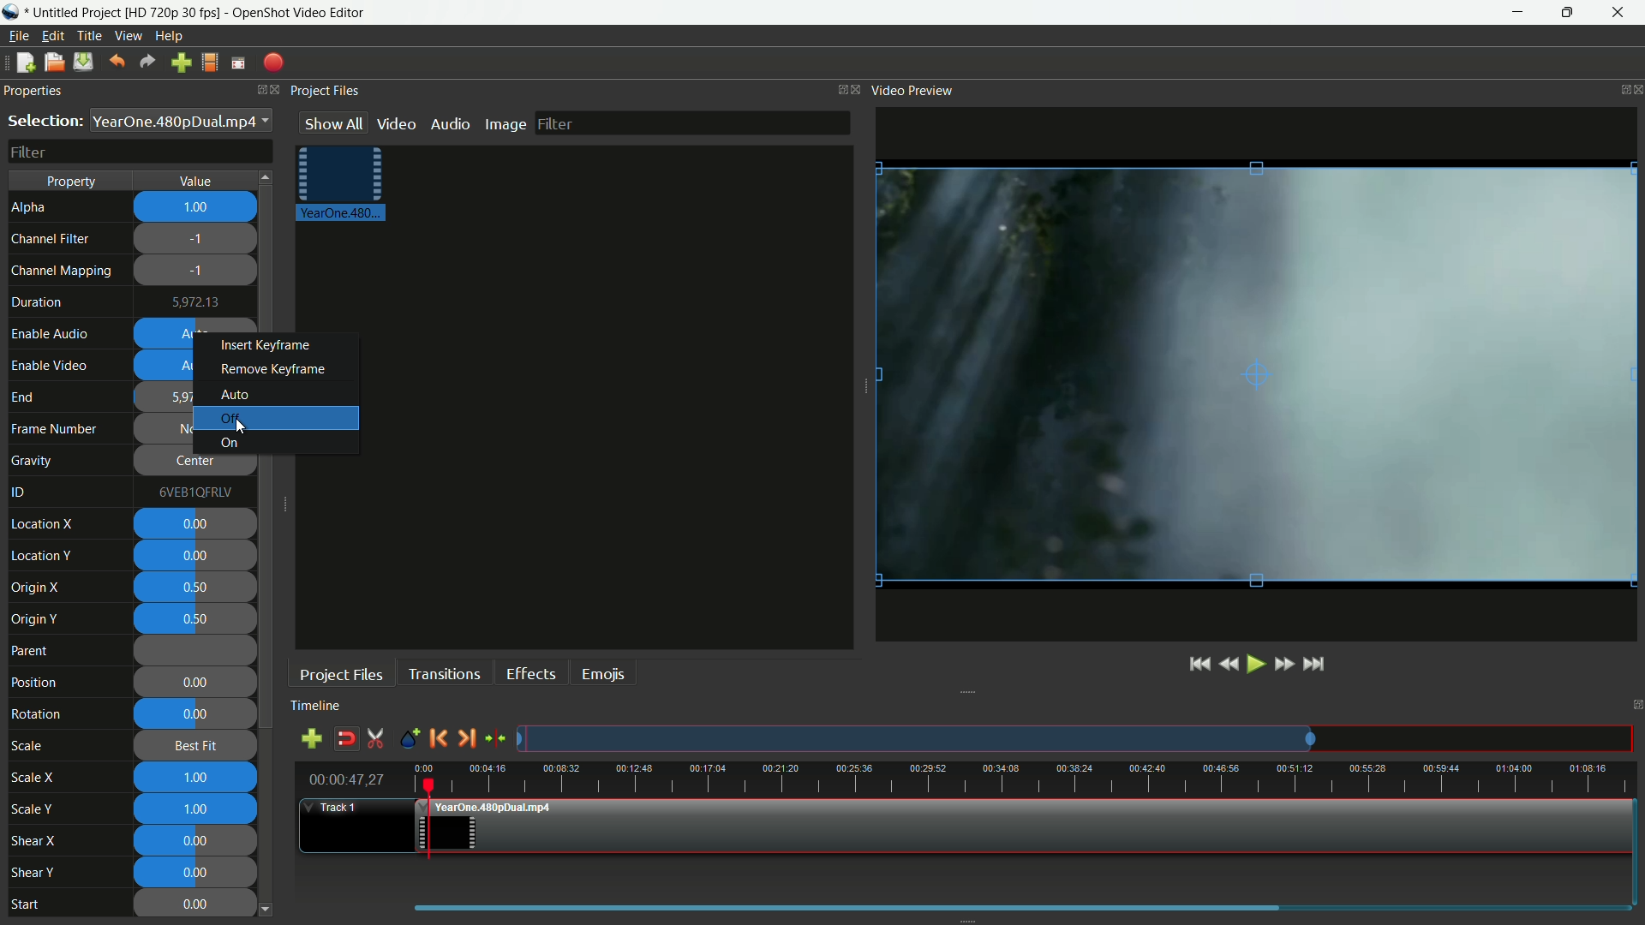  I want to click on YearOne.480pDualmp4 , so click(181, 121).